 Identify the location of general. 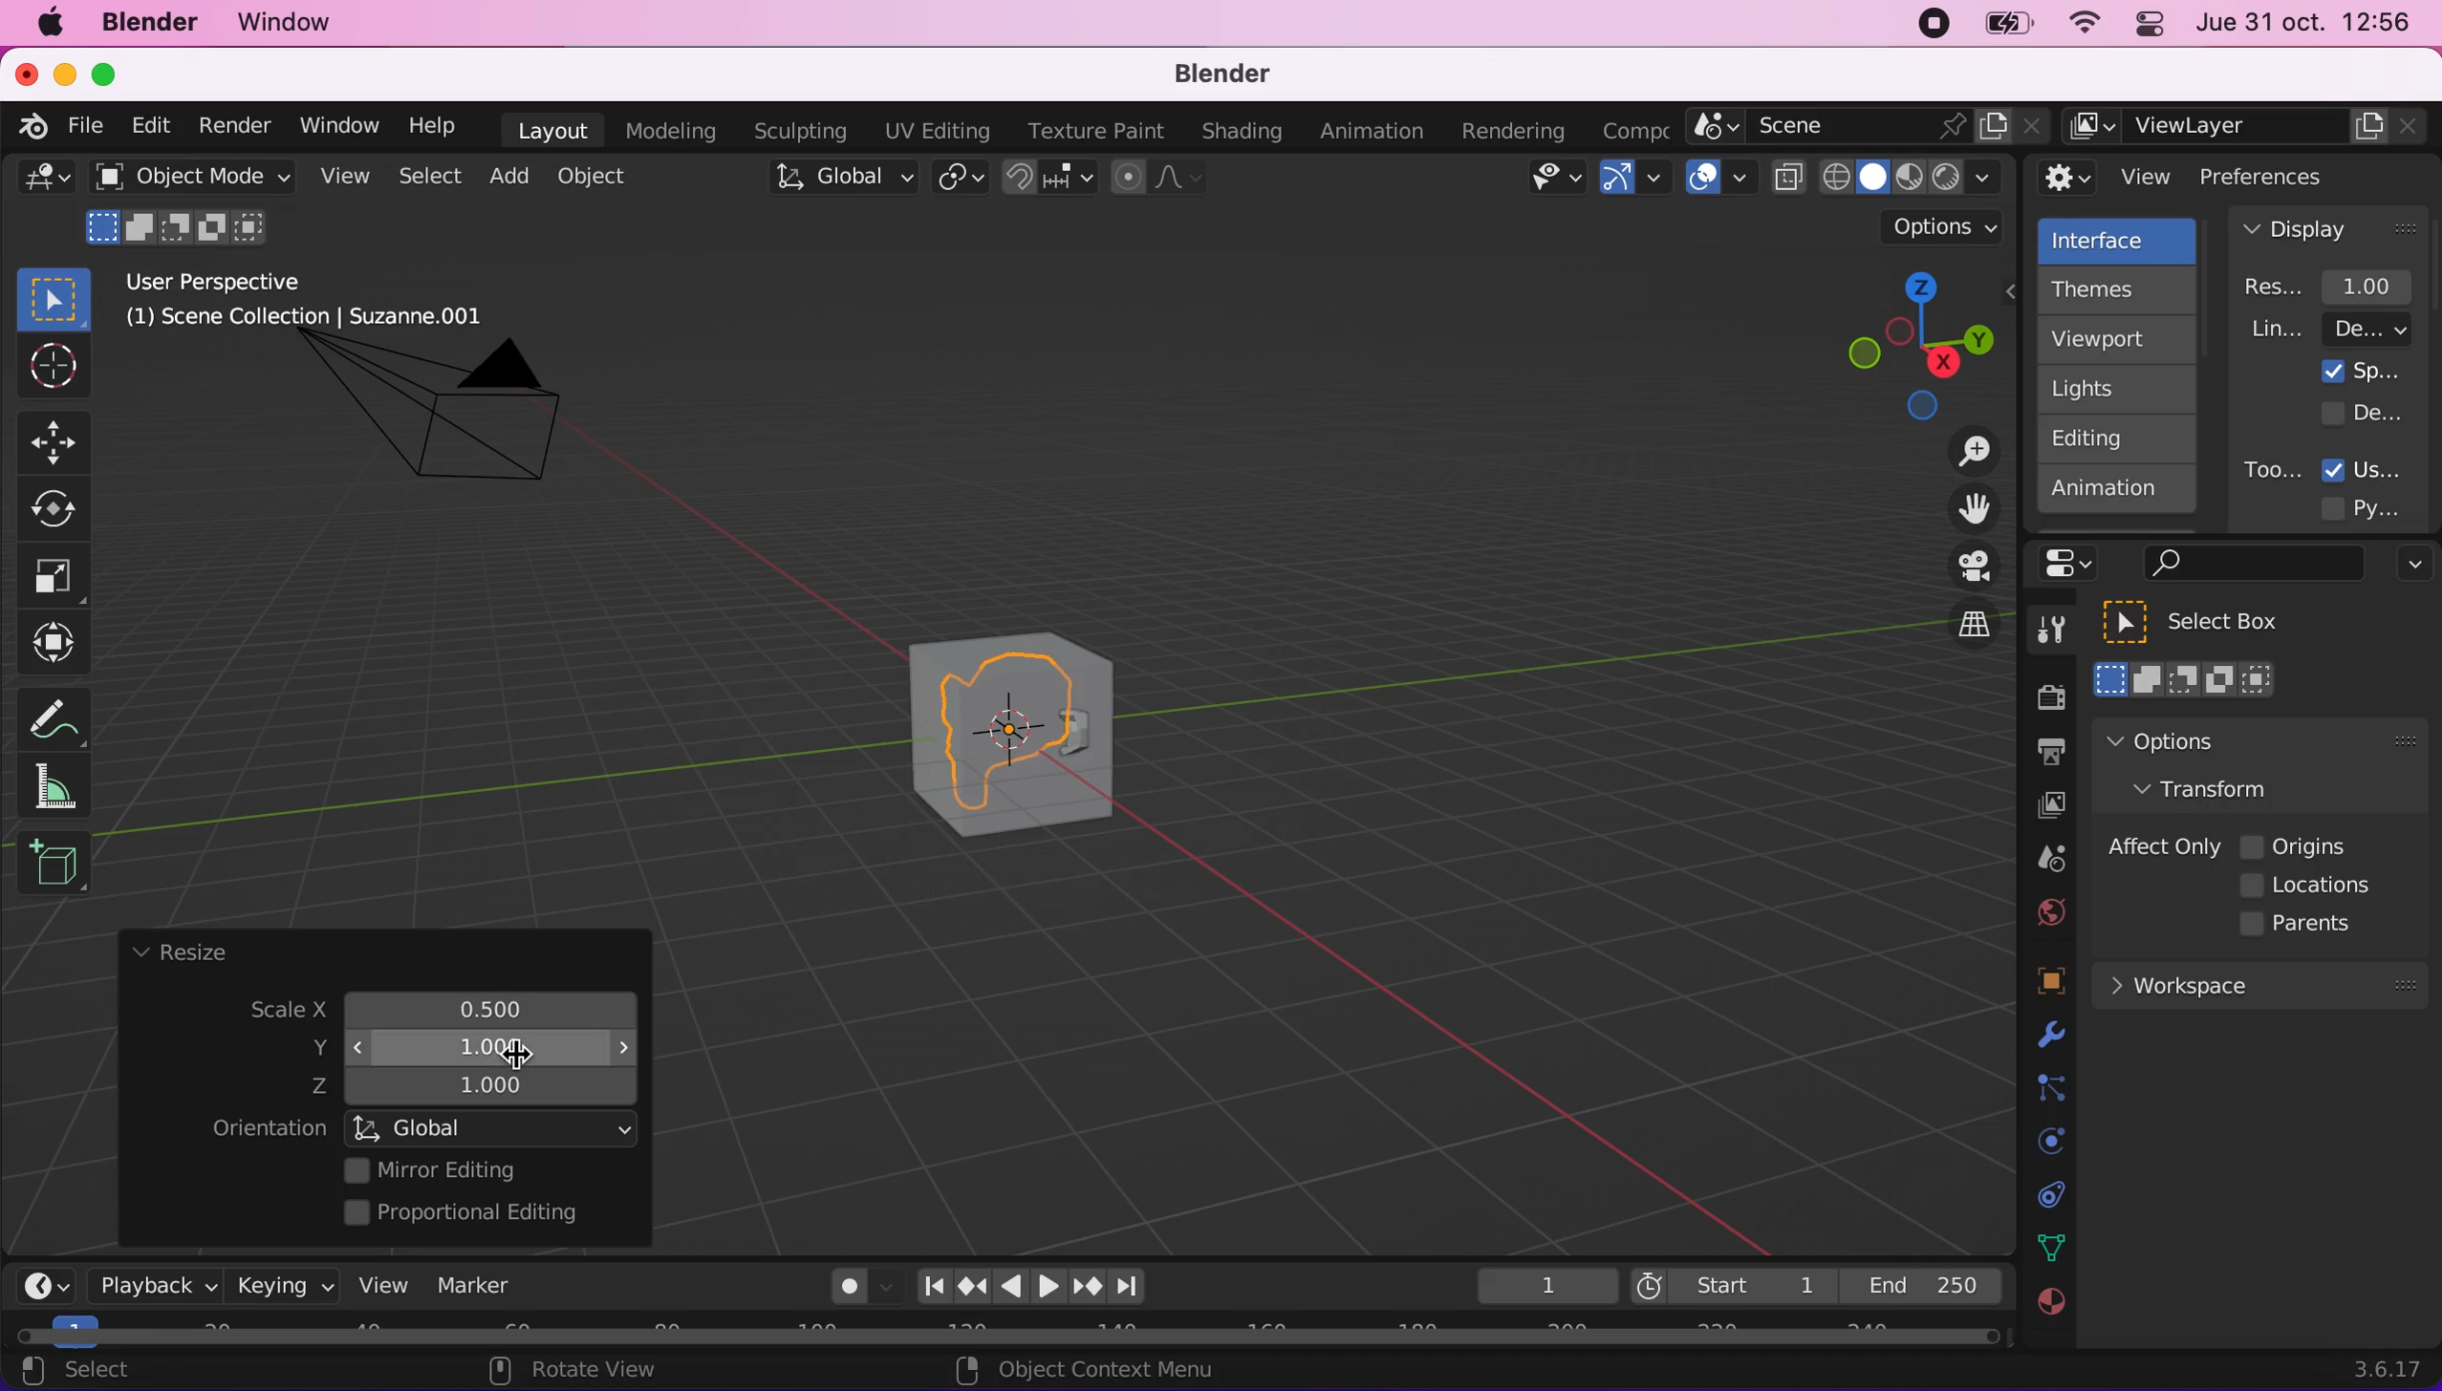
(46, 183).